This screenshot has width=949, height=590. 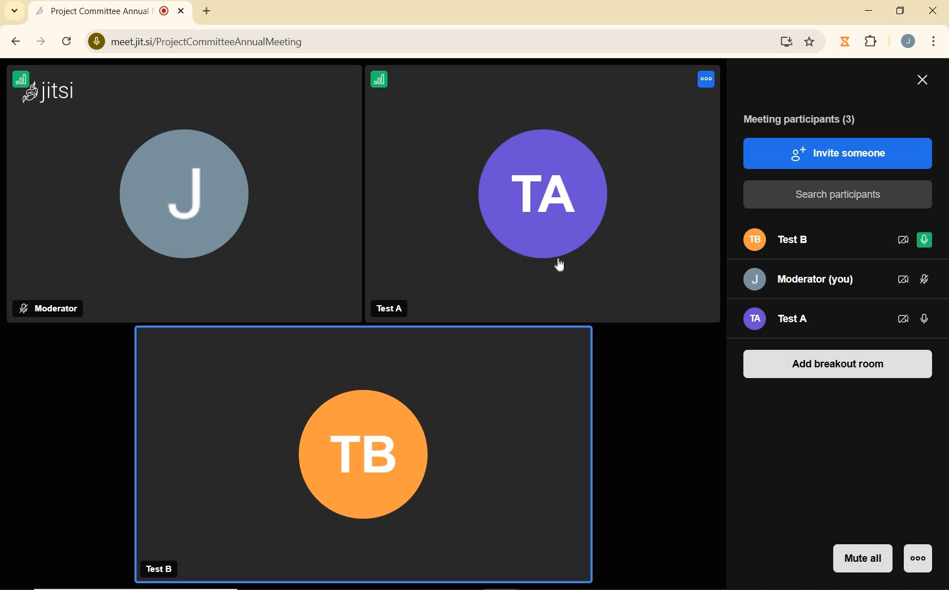 What do you see at coordinates (182, 203) in the screenshot?
I see `moderator camera` at bounding box center [182, 203].